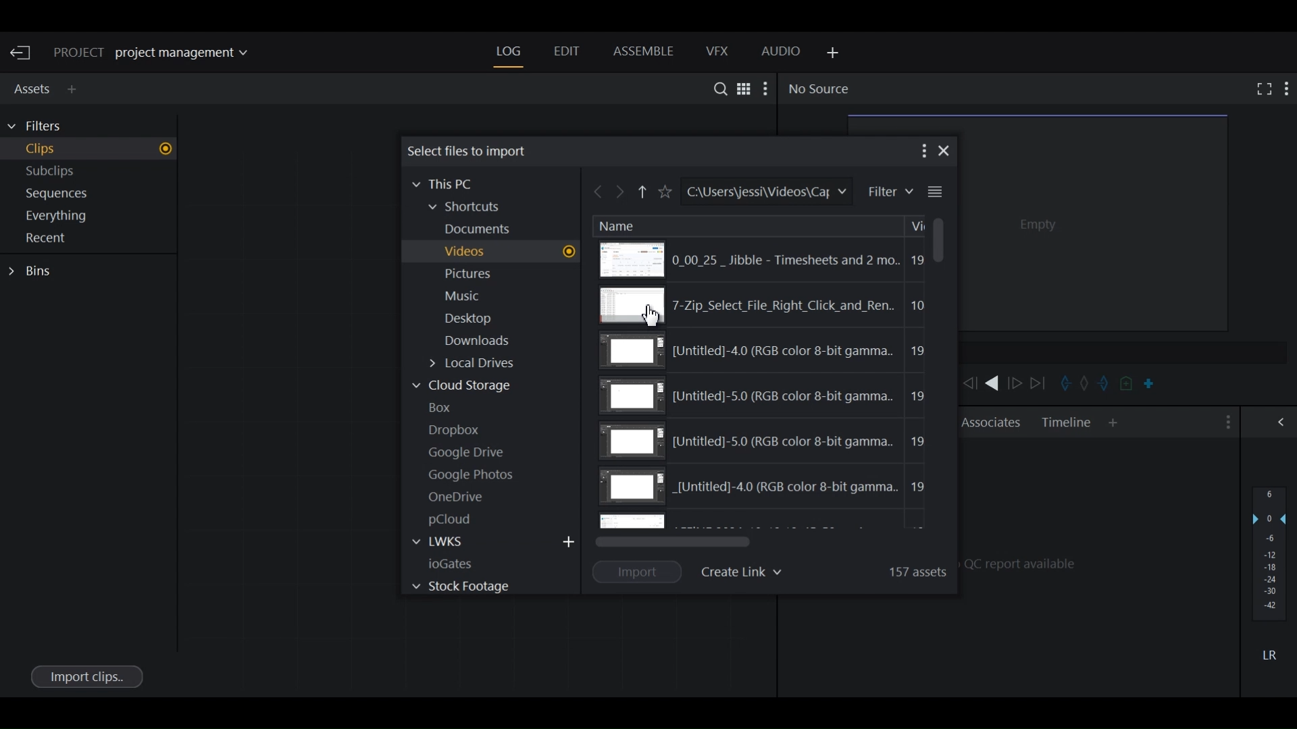 This screenshot has width=1297, height=729. What do you see at coordinates (1105, 383) in the screenshot?
I see `Mark out` at bounding box center [1105, 383].